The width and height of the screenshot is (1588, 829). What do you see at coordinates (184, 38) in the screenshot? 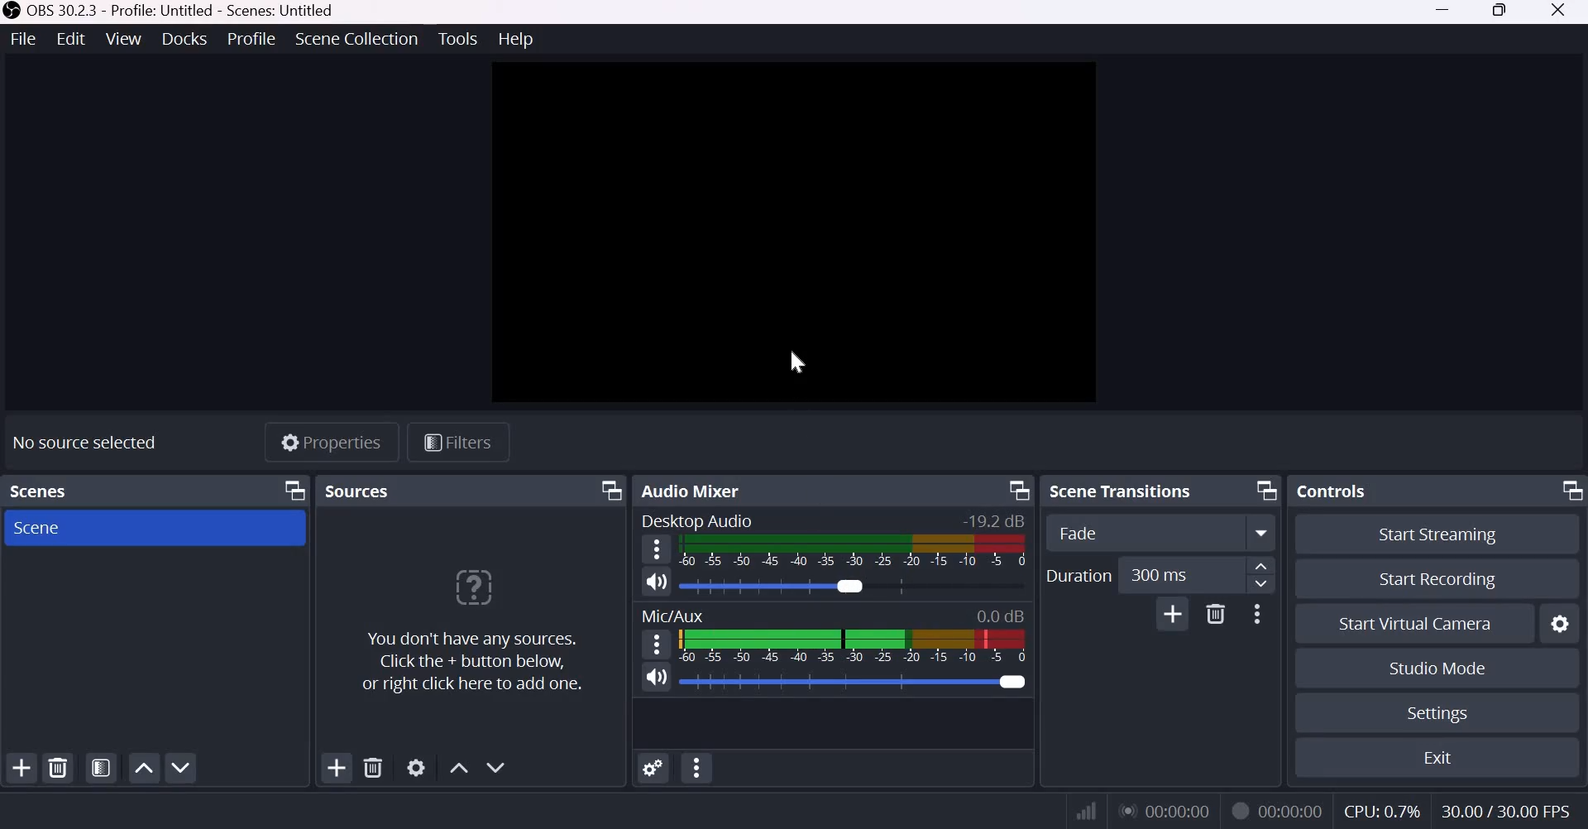
I see `Docks` at bounding box center [184, 38].